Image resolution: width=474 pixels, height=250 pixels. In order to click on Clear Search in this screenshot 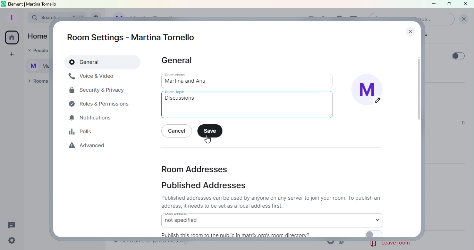, I will do `click(464, 19)`.